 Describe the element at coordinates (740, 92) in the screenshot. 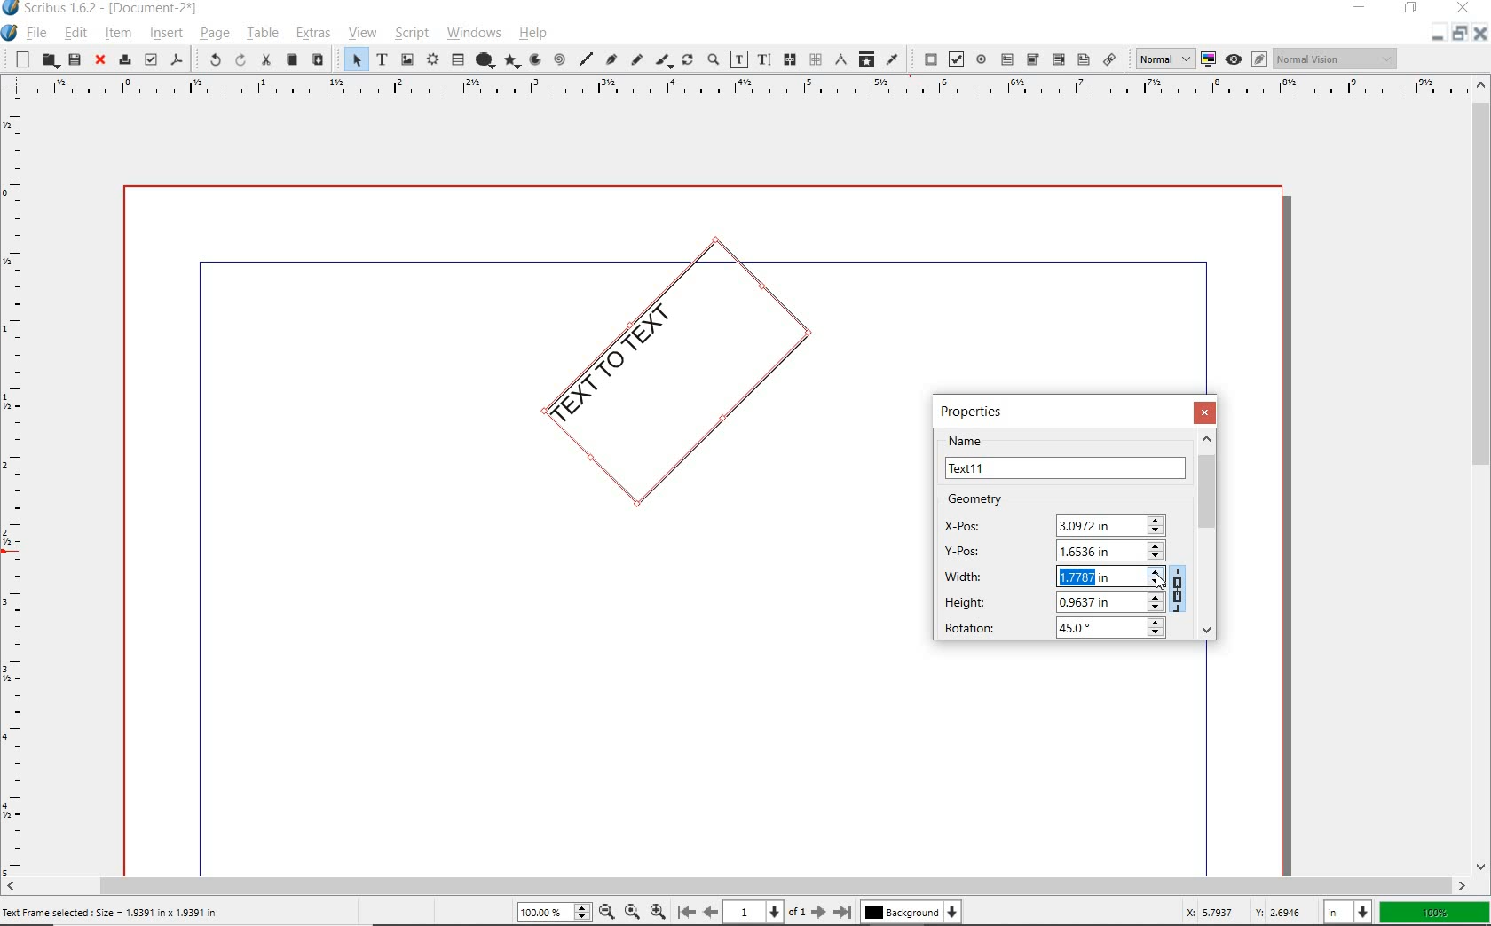

I see `ruler` at that location.